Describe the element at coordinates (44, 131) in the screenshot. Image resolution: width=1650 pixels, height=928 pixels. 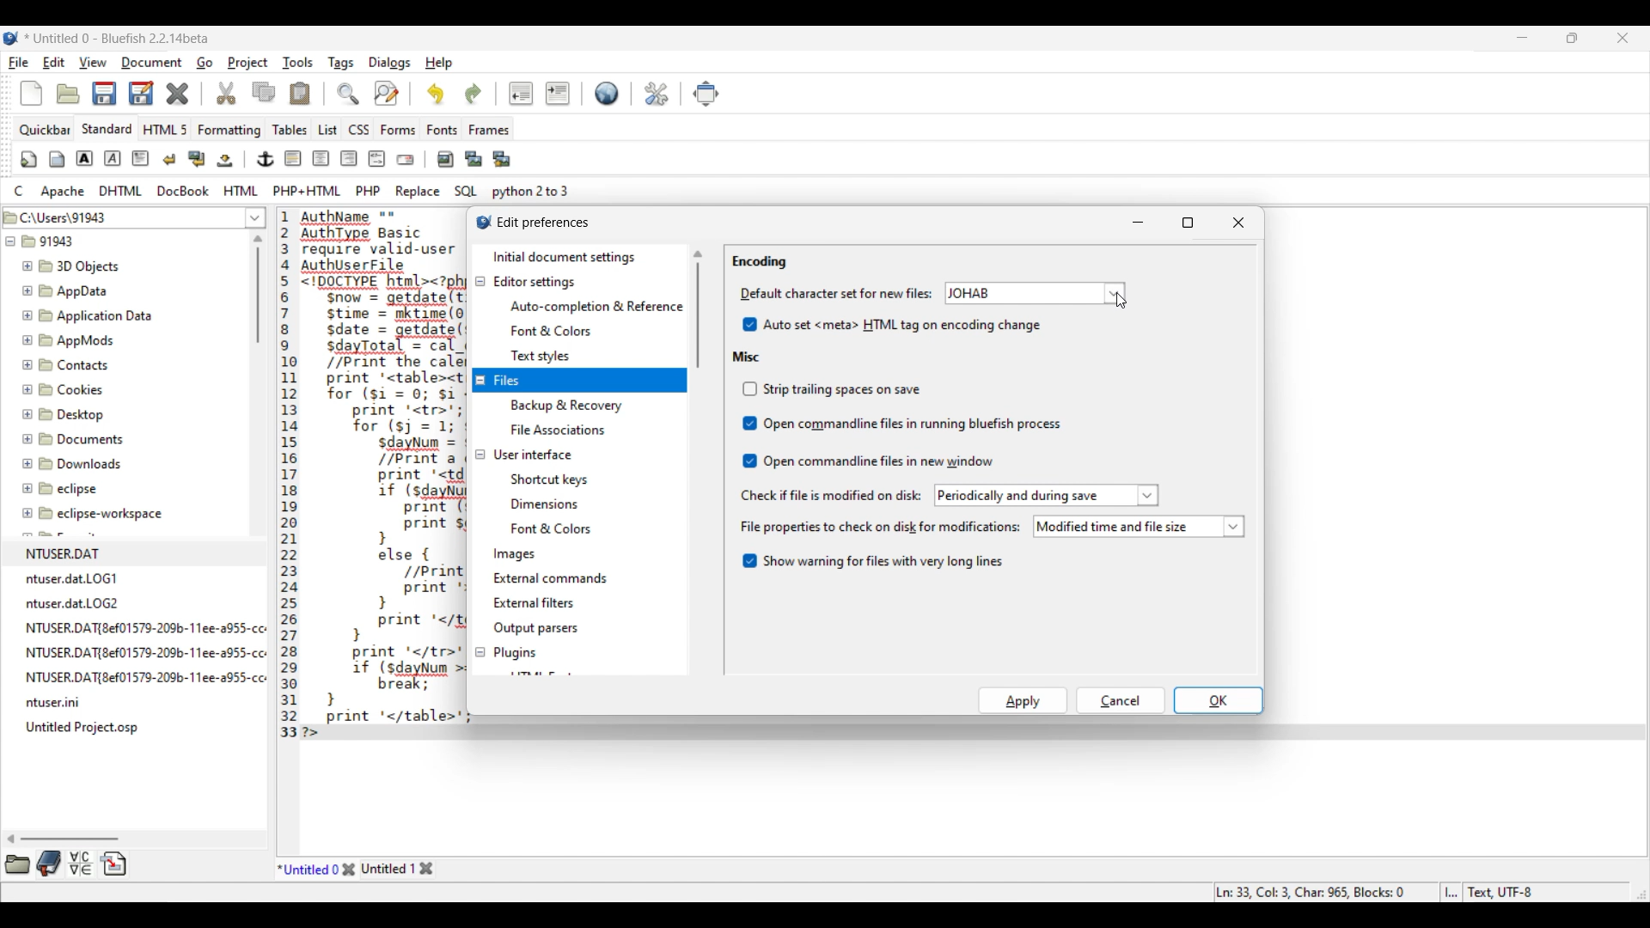
I see `Quickbar` at that location.